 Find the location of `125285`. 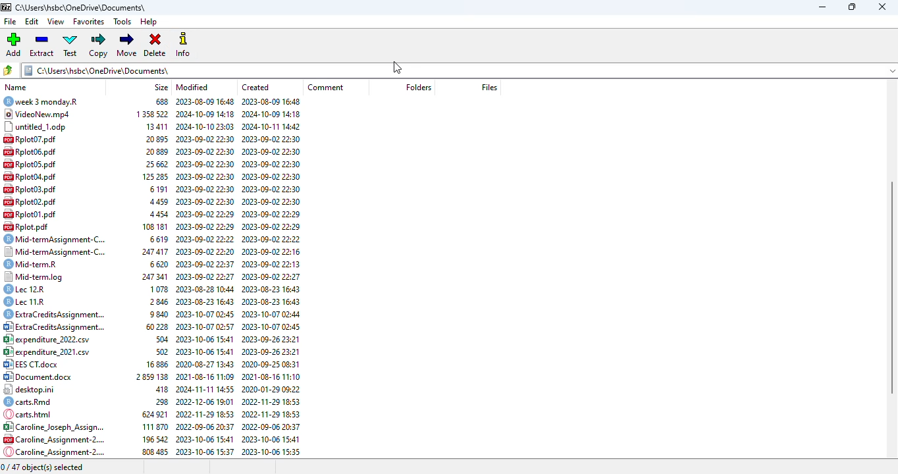

125285 is located at coordinates (155, 176).